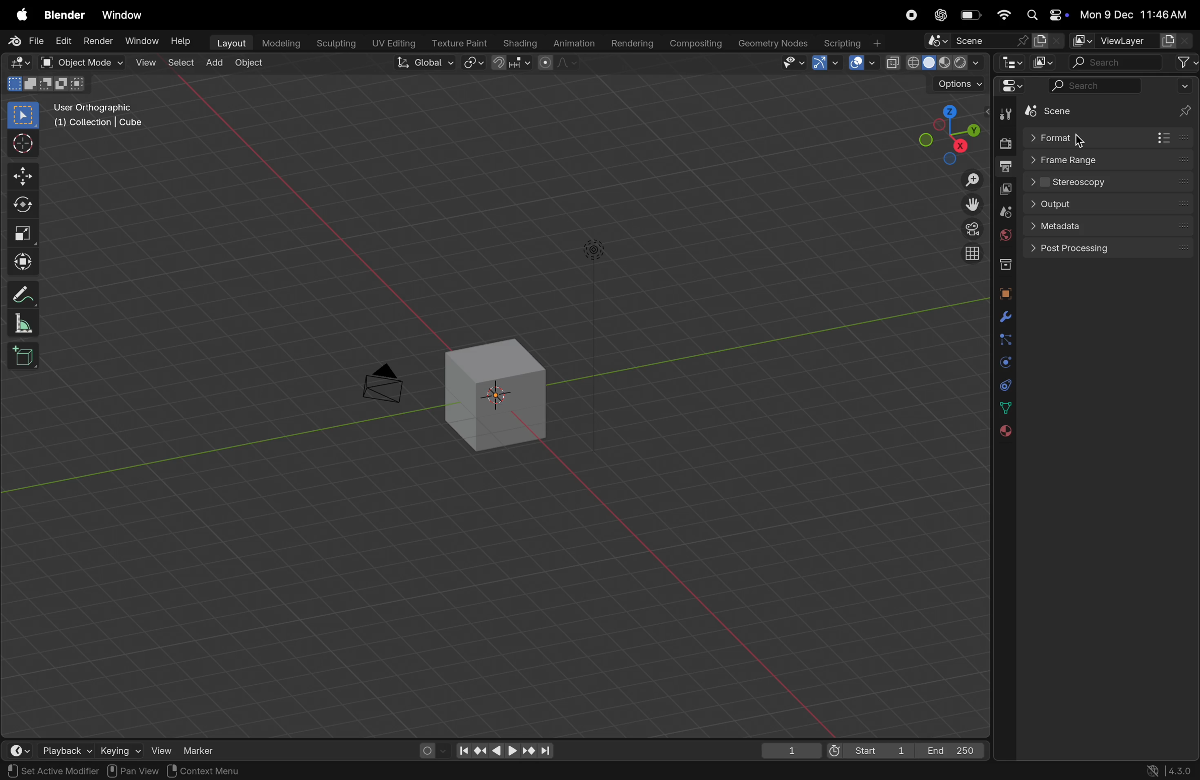 The width and height of the screenshot is (1200, 780). I want to click on Rendering, so click(635, 42).